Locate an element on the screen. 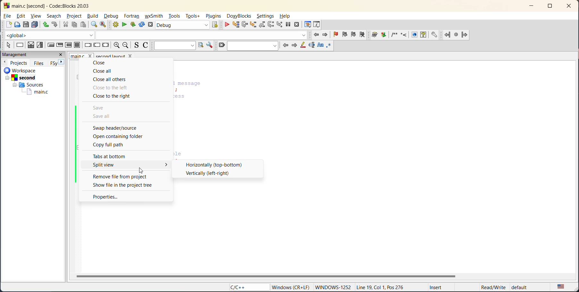  cut is located at coordinates (66, 25).